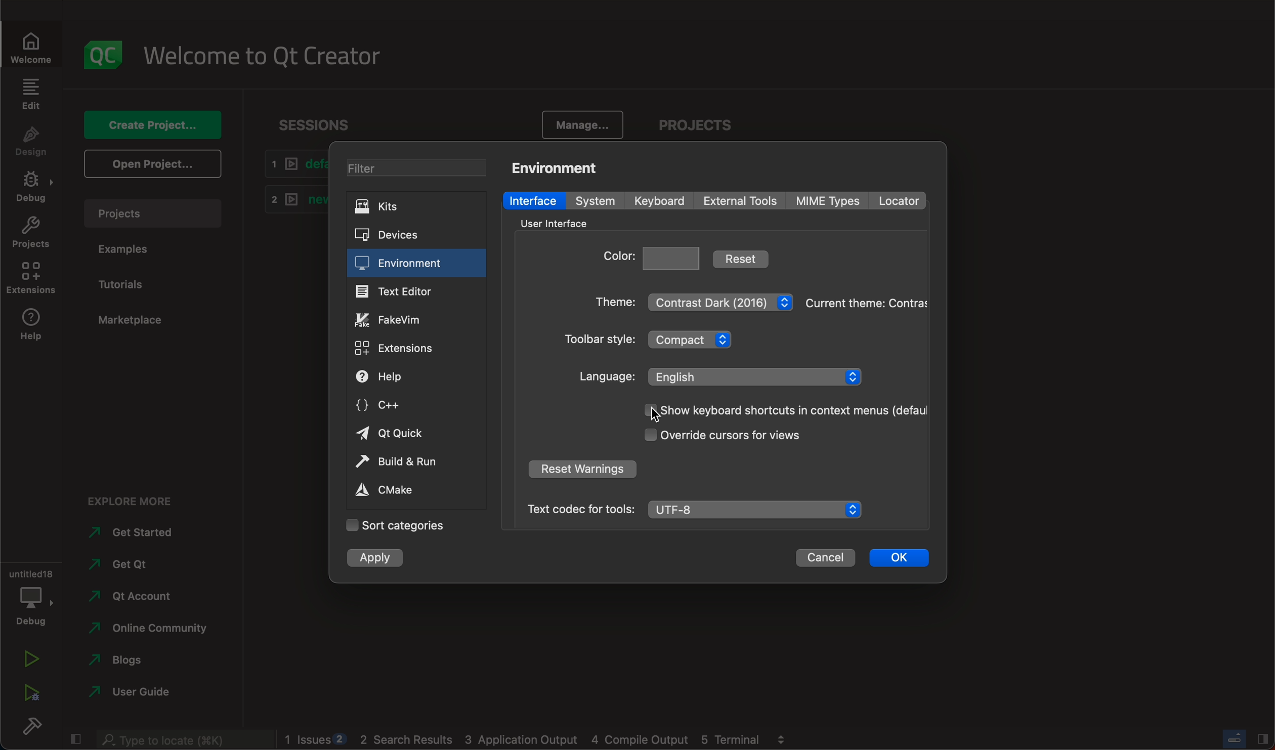  I want to click on welcome, so click(262, 53).